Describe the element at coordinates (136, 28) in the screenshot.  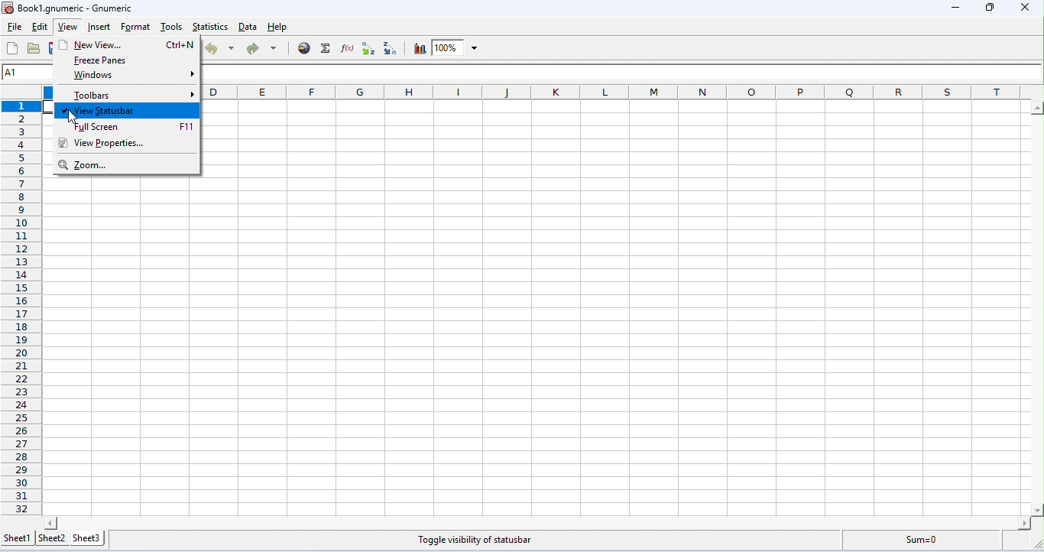
I see `format` at that location.